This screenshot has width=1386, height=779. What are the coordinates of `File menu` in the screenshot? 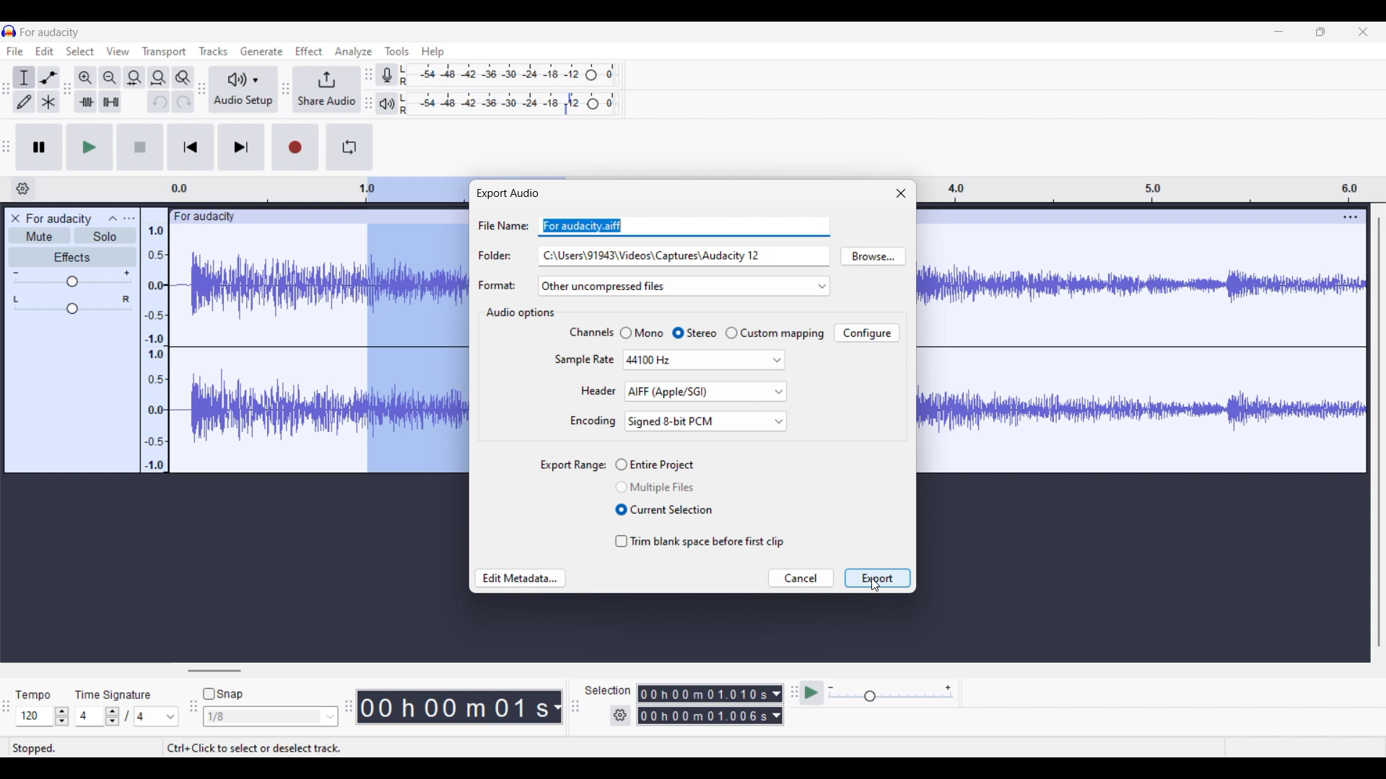 It's located at (15, 51).